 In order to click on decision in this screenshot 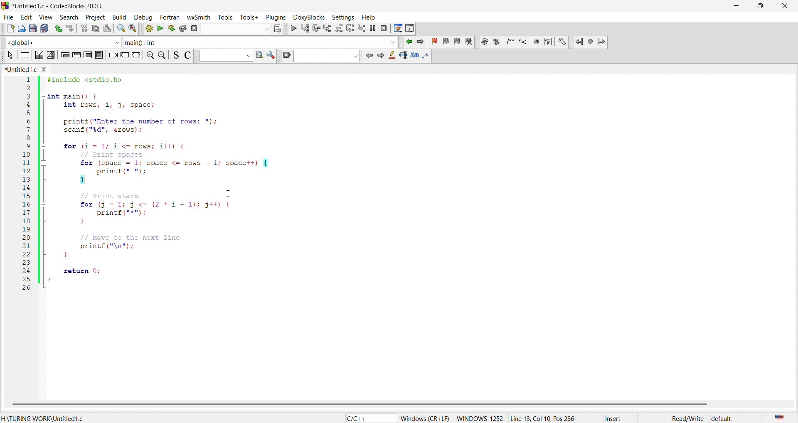, I will do `click(39, 55)`.